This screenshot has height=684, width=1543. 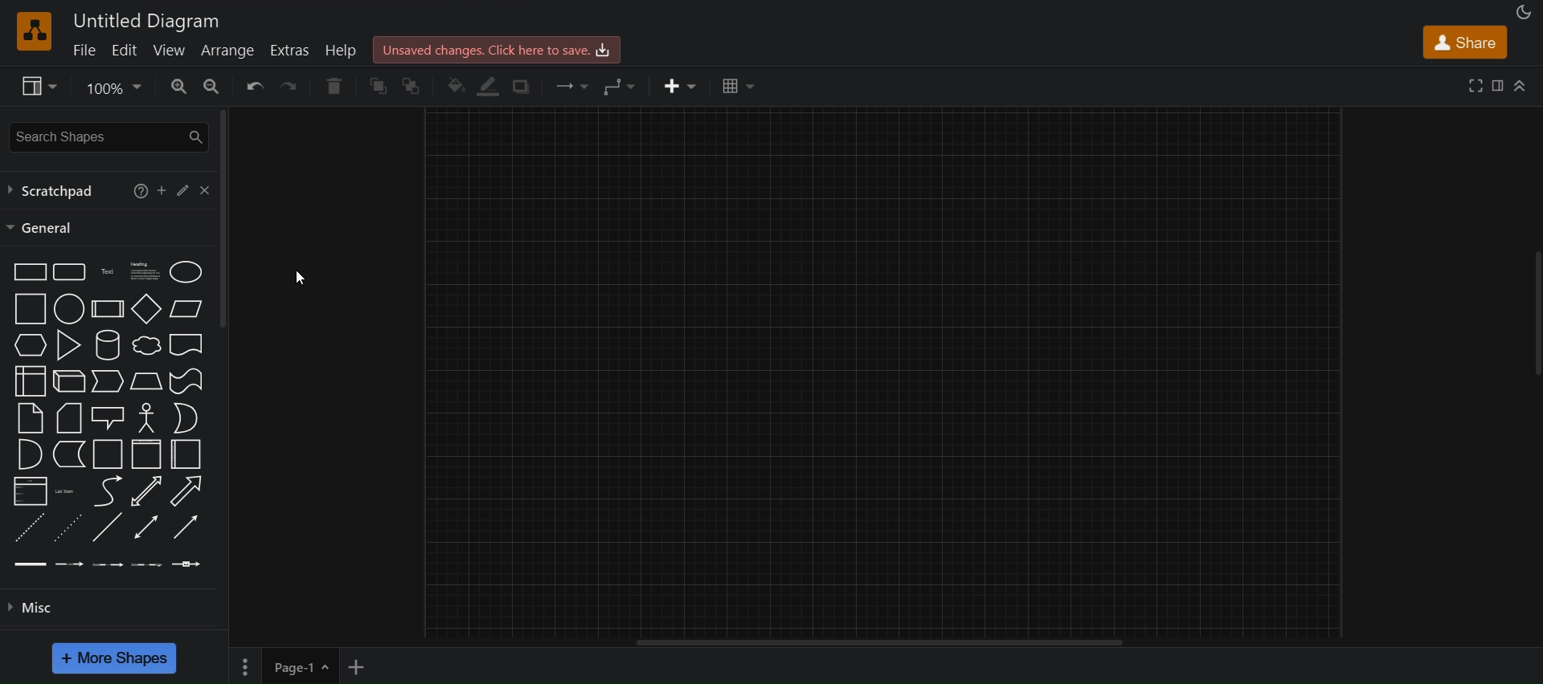 What do you see at coordinates (208, 190) in the screenshot?
I see `close` at bounding box center [208, 190].